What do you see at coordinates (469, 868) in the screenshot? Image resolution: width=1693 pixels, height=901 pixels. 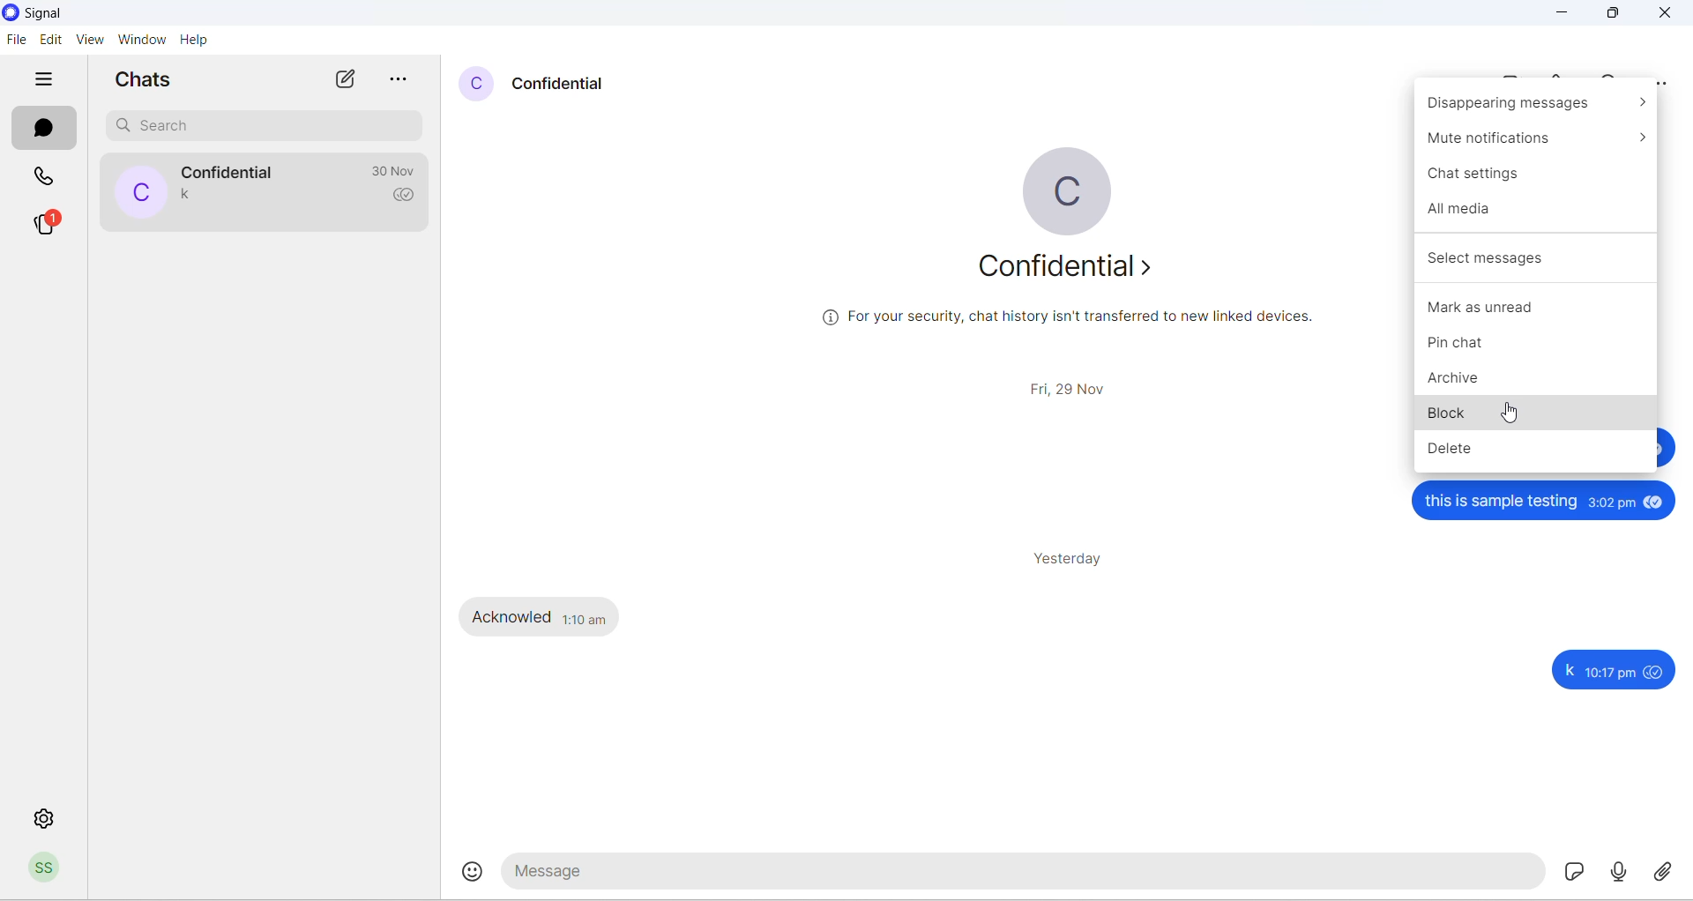 I see `emojis` at bounding box center [469, 868].